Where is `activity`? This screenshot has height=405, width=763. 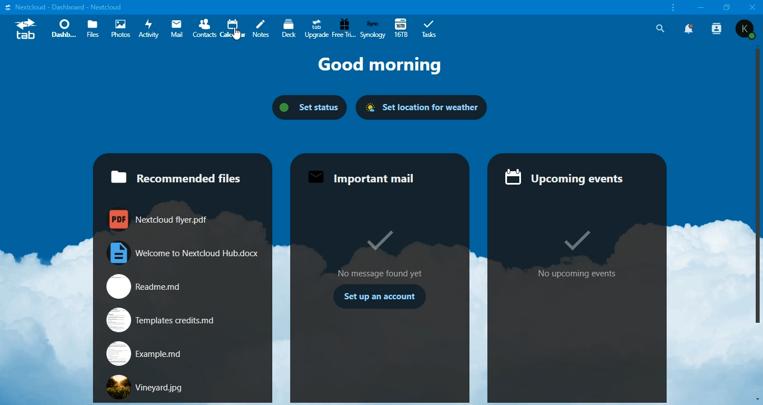
activity is located at coordinates (148, 29).